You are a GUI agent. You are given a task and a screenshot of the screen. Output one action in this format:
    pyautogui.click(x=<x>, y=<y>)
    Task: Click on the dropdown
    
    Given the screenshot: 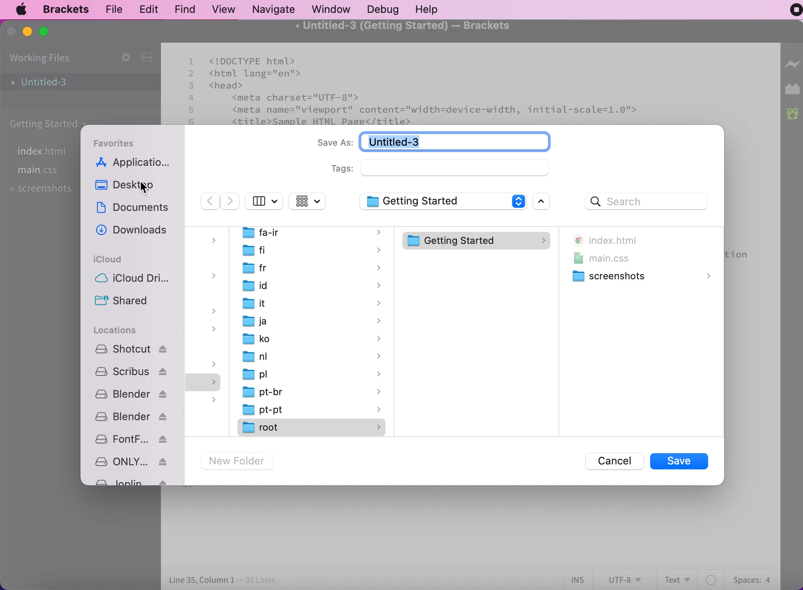 What is the action you would take?
    pyautogui.click(x=214, y=240)
    